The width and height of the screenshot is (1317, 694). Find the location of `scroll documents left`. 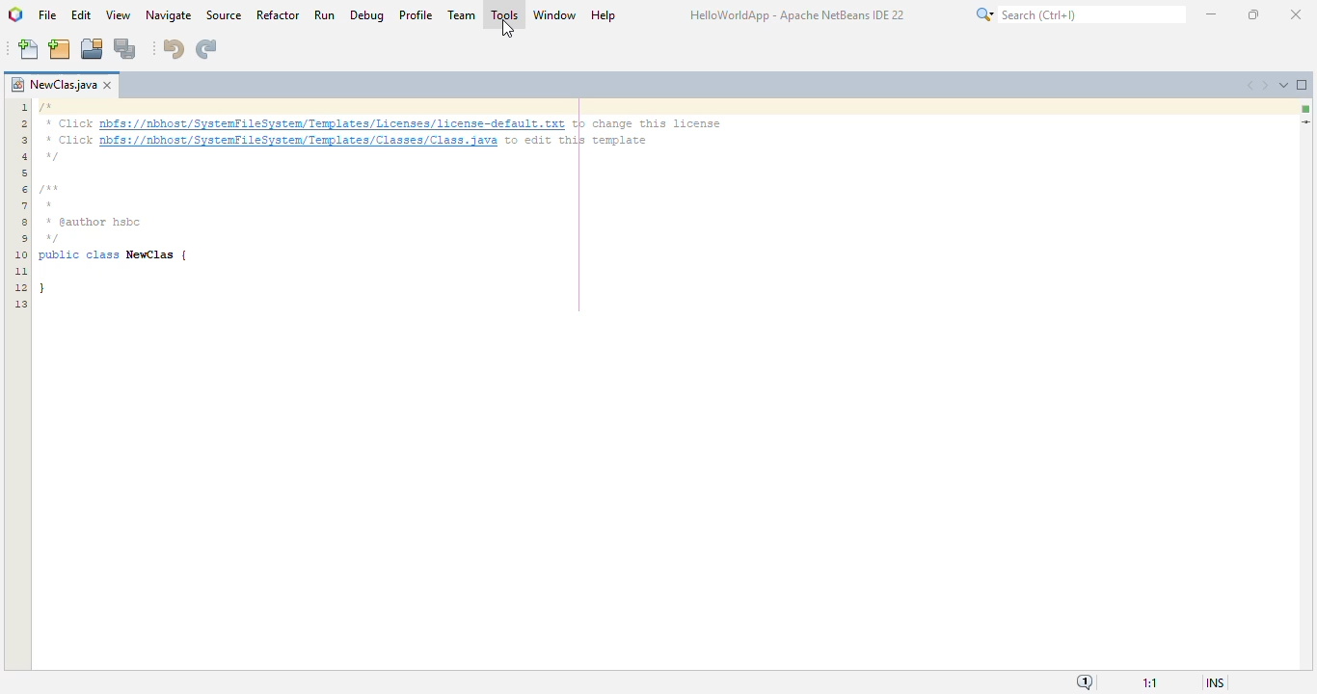

scroll documents left is located at coordinates (1252, 84).